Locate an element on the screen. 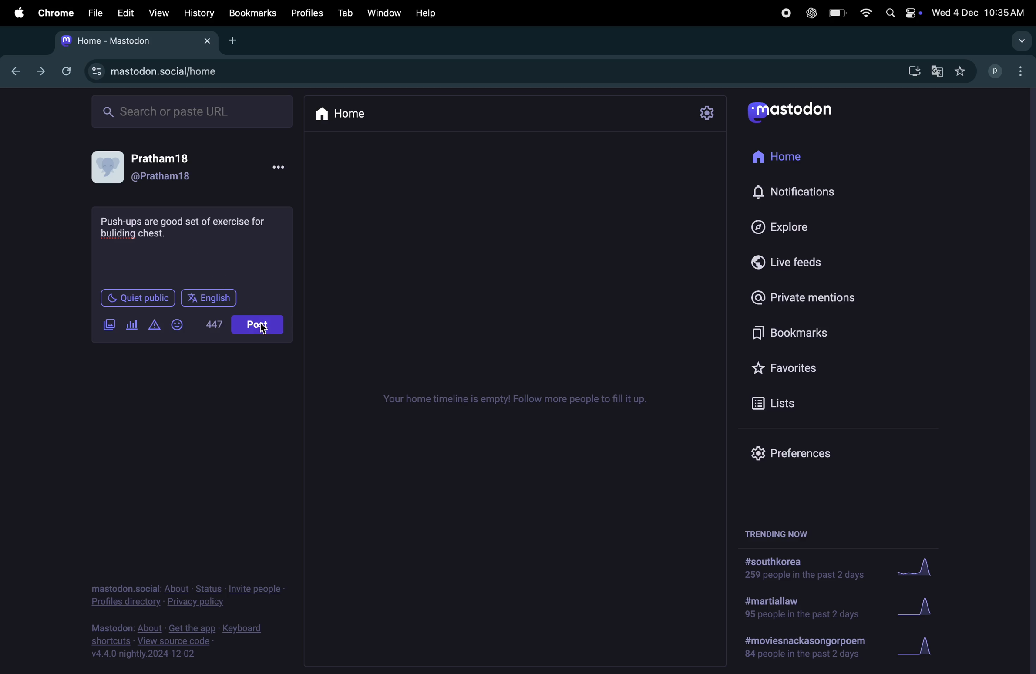  go next is located at coordinates (40, 71).